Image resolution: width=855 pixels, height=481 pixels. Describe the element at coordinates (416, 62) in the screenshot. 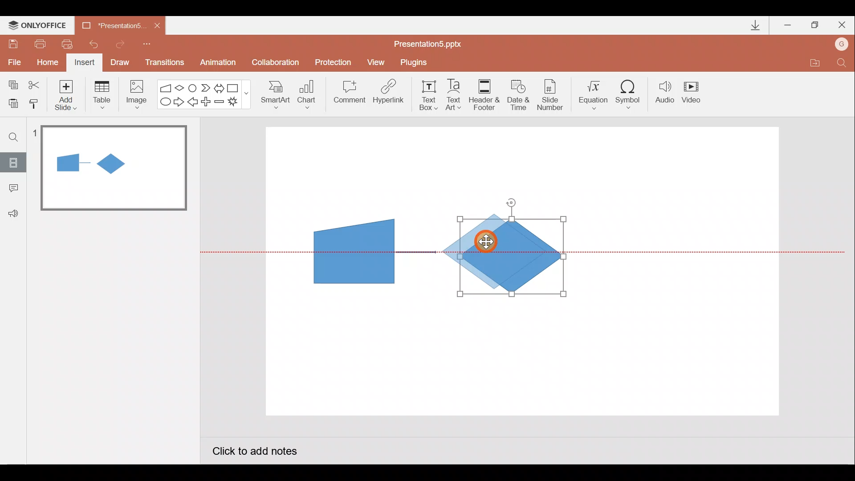

I see `Plugins` at that location.